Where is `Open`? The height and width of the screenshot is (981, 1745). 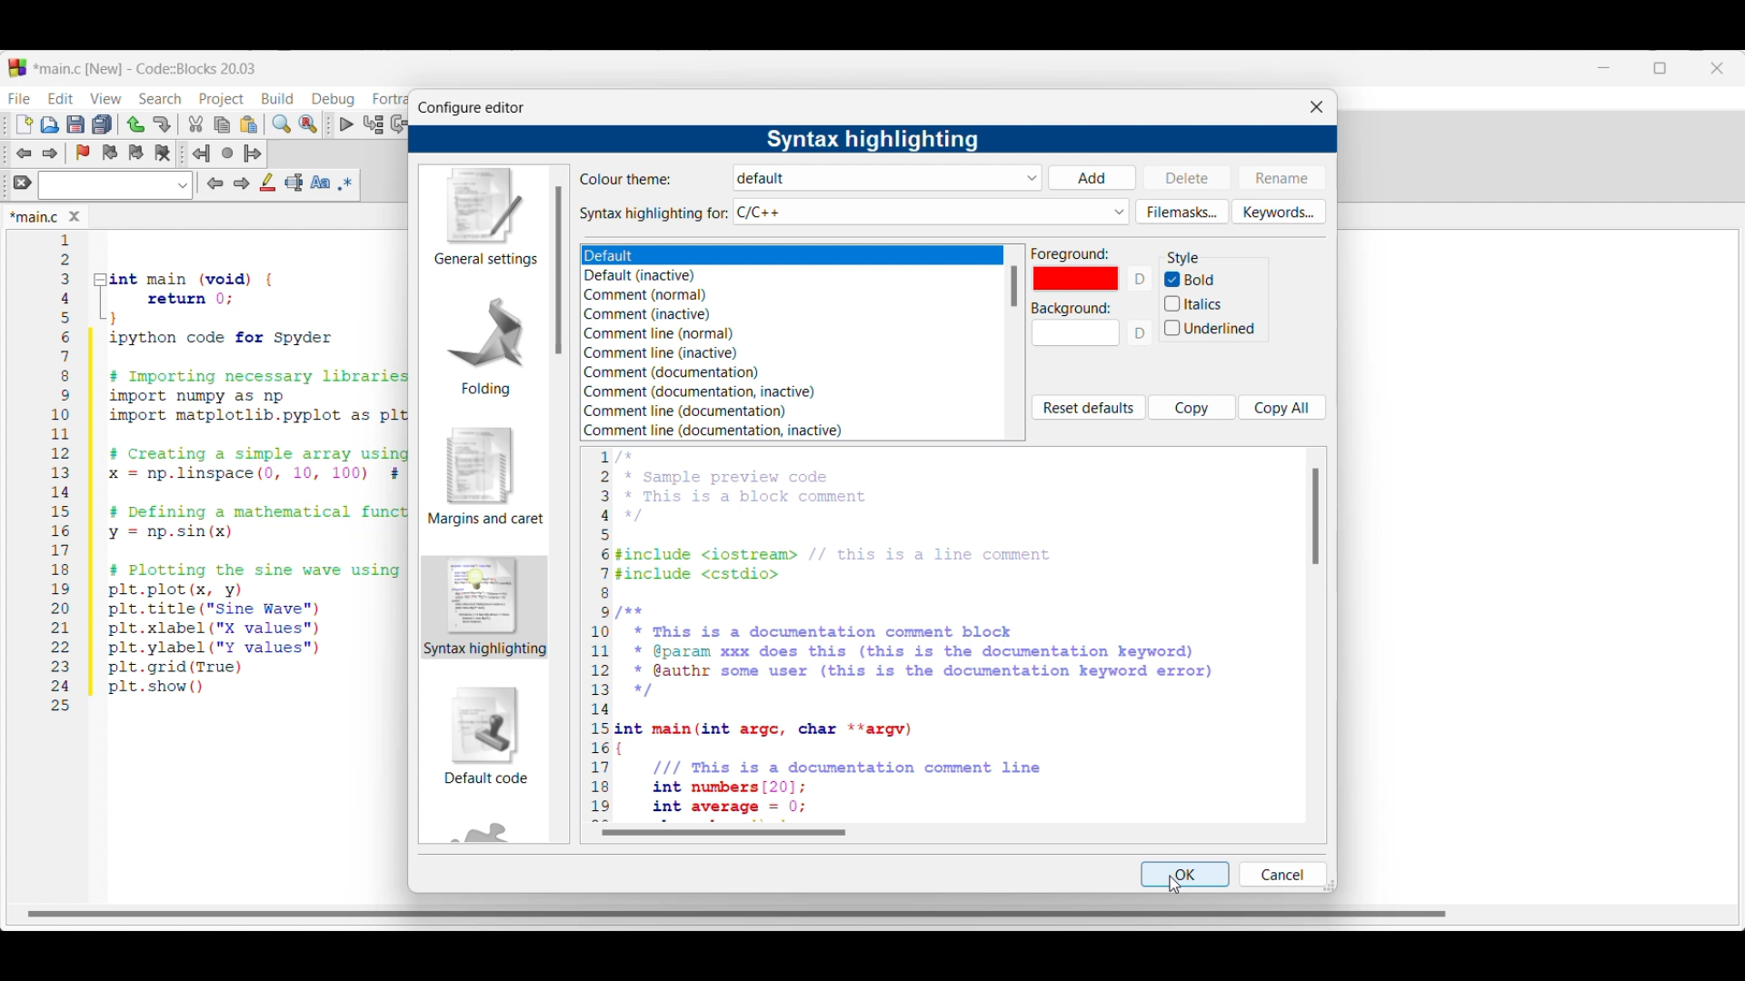
Open is located at coordinates (50, 124).